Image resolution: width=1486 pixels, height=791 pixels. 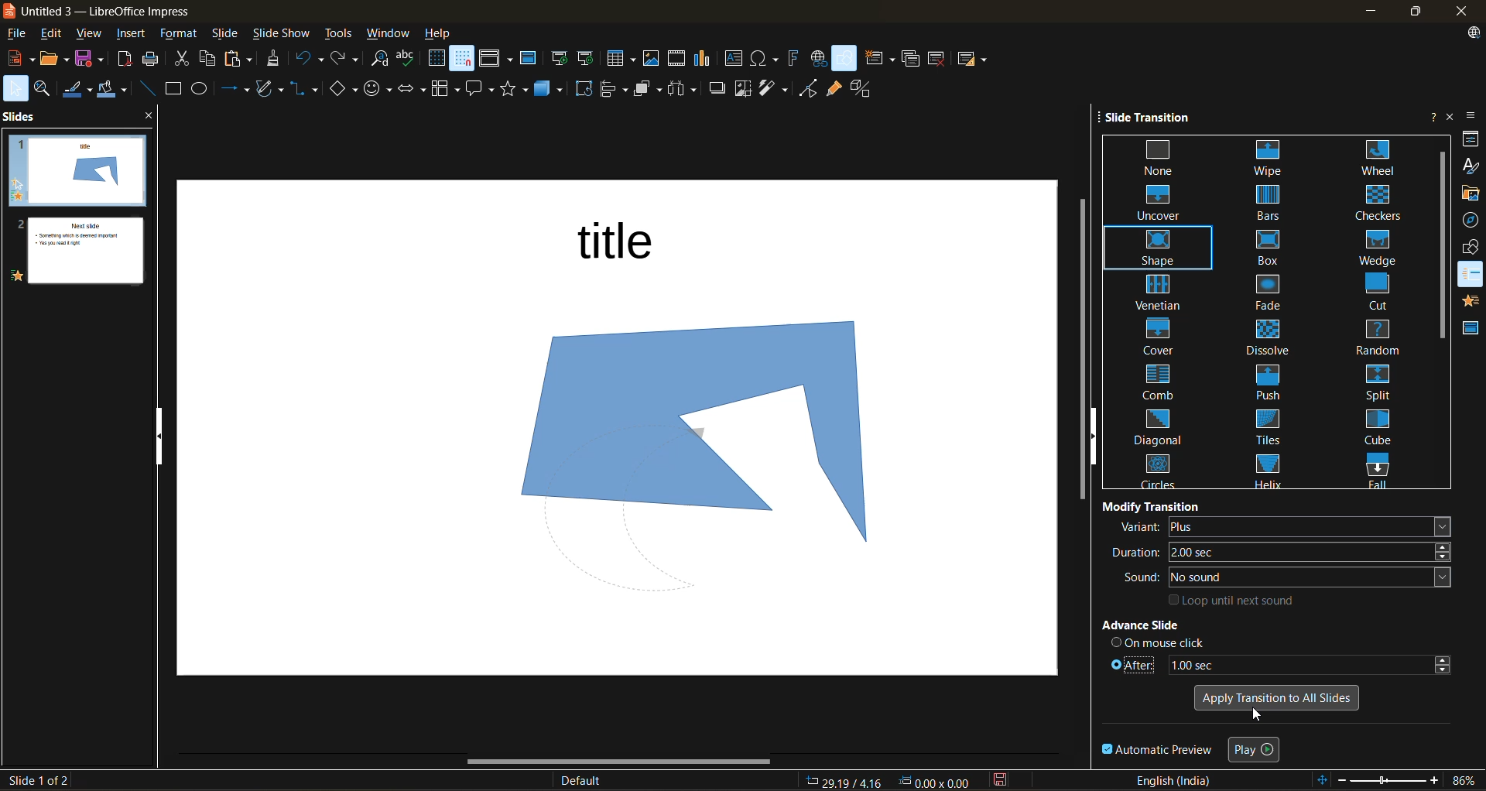 What do you see at coordinates (679, 62) in the screenshot?
I see `insert audio or video` at bounding box center [679, 62].